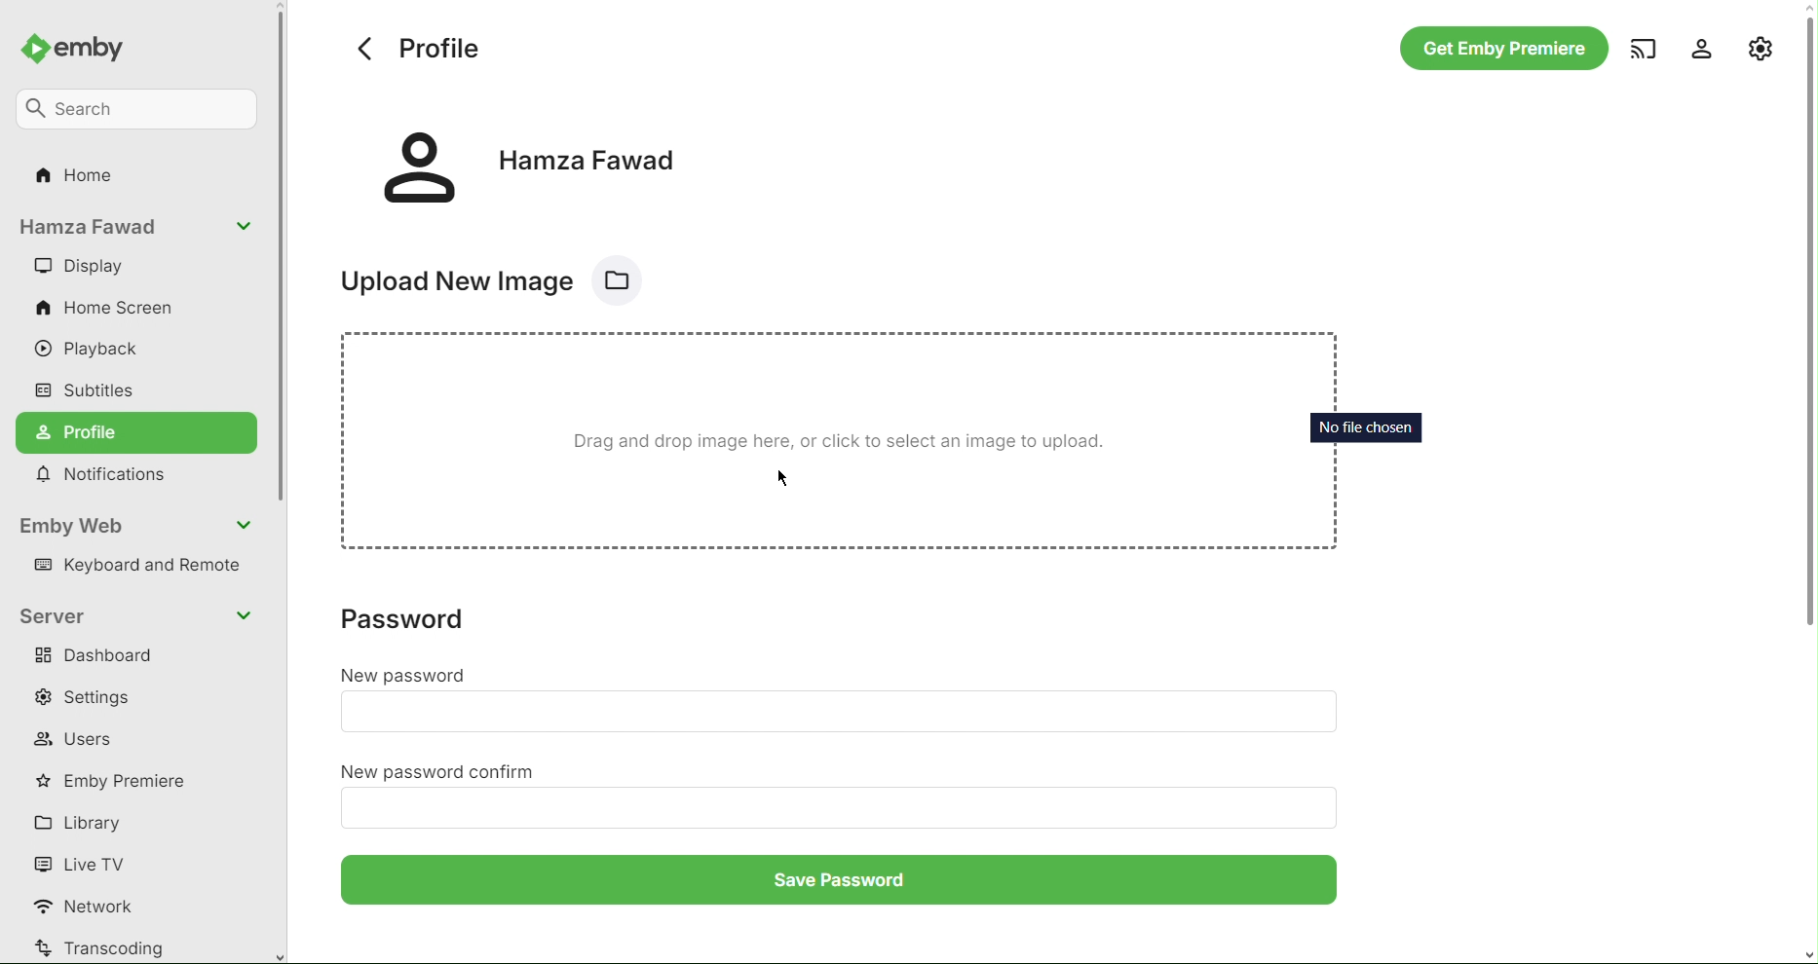 Image resolution: width=1818 pixels, height=964 pixels. Describe the element at coordinates (838, 711) in the screenshot. I see `New Password` at that location.